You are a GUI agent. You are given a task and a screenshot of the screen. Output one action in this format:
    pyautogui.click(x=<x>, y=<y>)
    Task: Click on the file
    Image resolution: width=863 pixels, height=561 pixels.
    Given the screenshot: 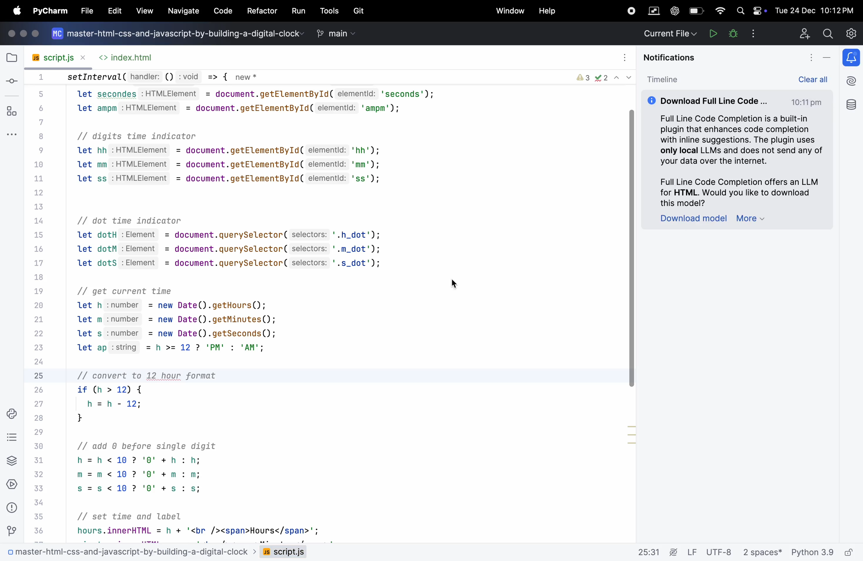 What is the action you would take?
    pyautogui.click(x=11, y=58)
    